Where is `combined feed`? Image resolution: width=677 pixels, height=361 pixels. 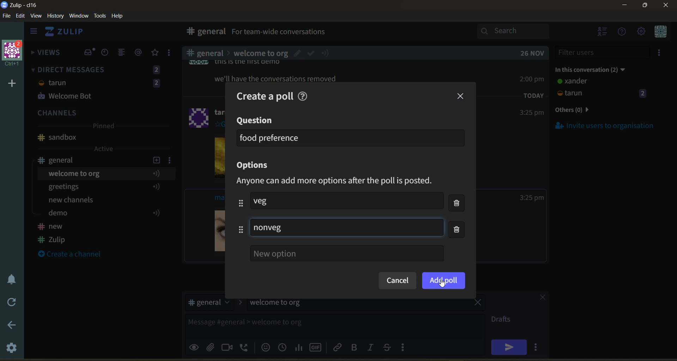
combined feed is located at coordinates (124, 53).